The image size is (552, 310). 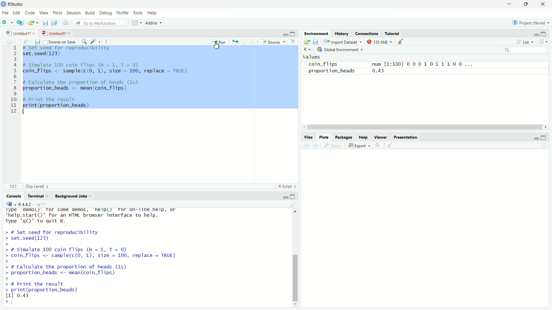 What do you see at coordinates (16, 41) in the screenshot?
I see `go forward to the next source location` at bounding box center [16, 41].